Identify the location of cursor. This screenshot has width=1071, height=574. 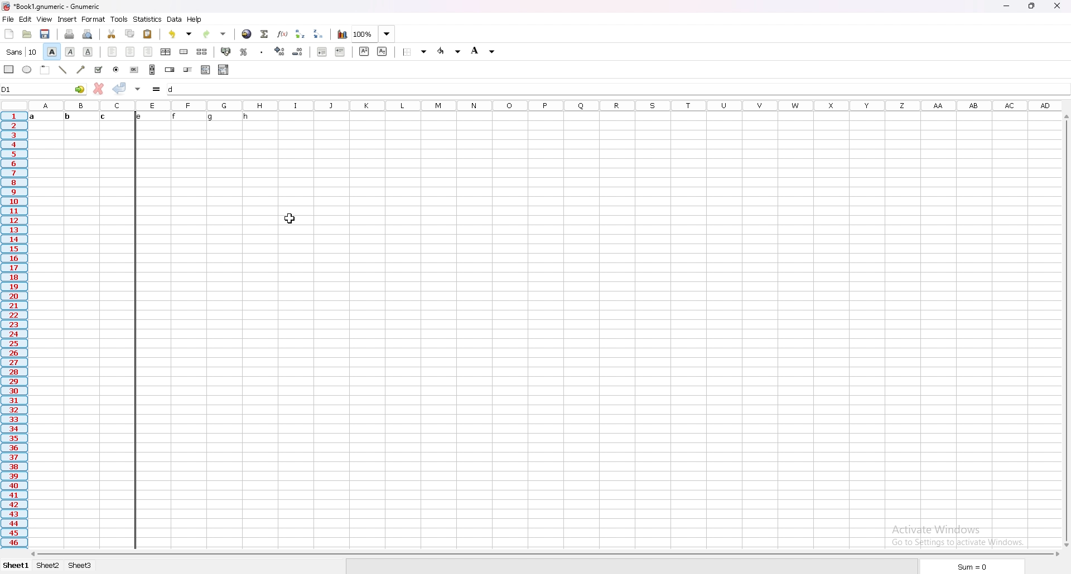
(291, 217).